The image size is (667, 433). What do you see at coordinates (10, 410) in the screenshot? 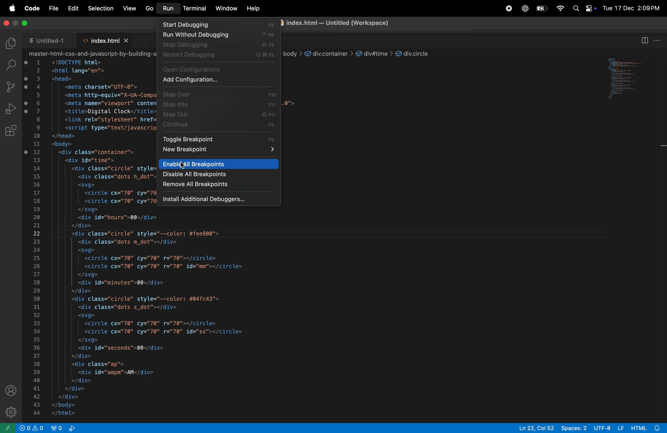
I see `settings` at bounding box center [10, 410].